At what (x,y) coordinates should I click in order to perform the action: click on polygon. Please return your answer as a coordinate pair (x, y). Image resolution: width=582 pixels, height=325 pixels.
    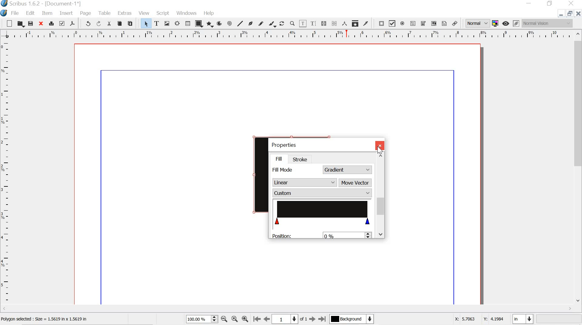
    Looking at the image, I should click on (210, 25).